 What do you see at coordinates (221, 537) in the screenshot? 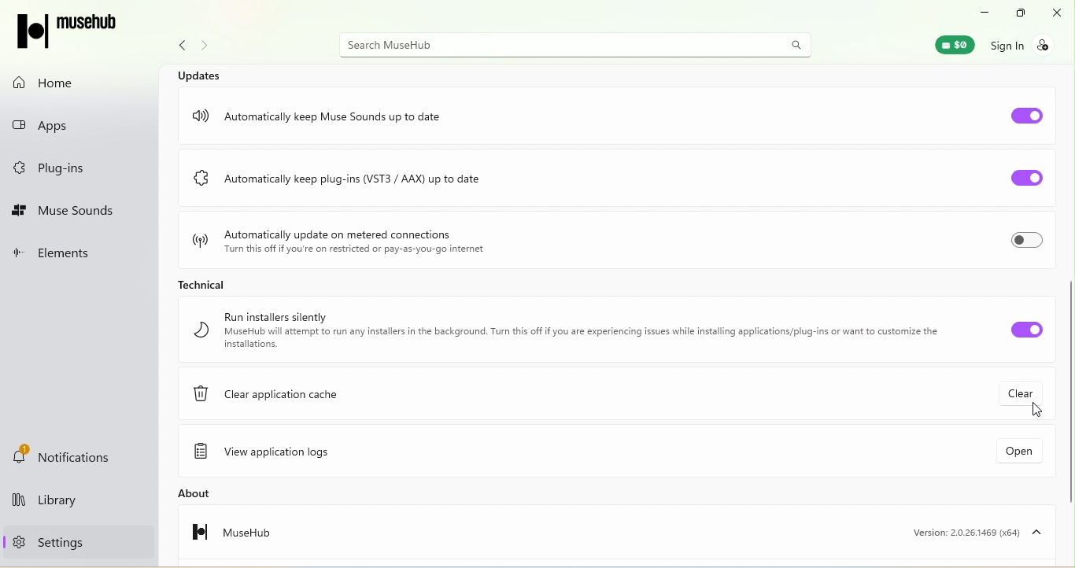
I see `Musehub` at bounding box center [221, 537].